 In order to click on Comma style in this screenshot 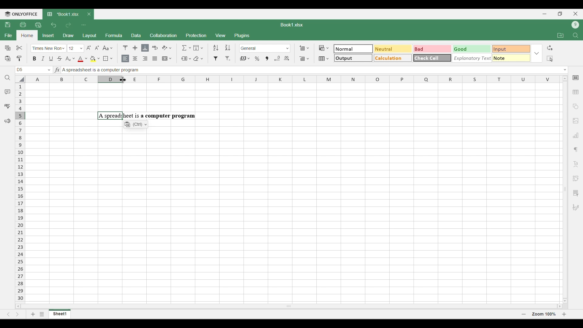, I will do `click(267, 59)`.